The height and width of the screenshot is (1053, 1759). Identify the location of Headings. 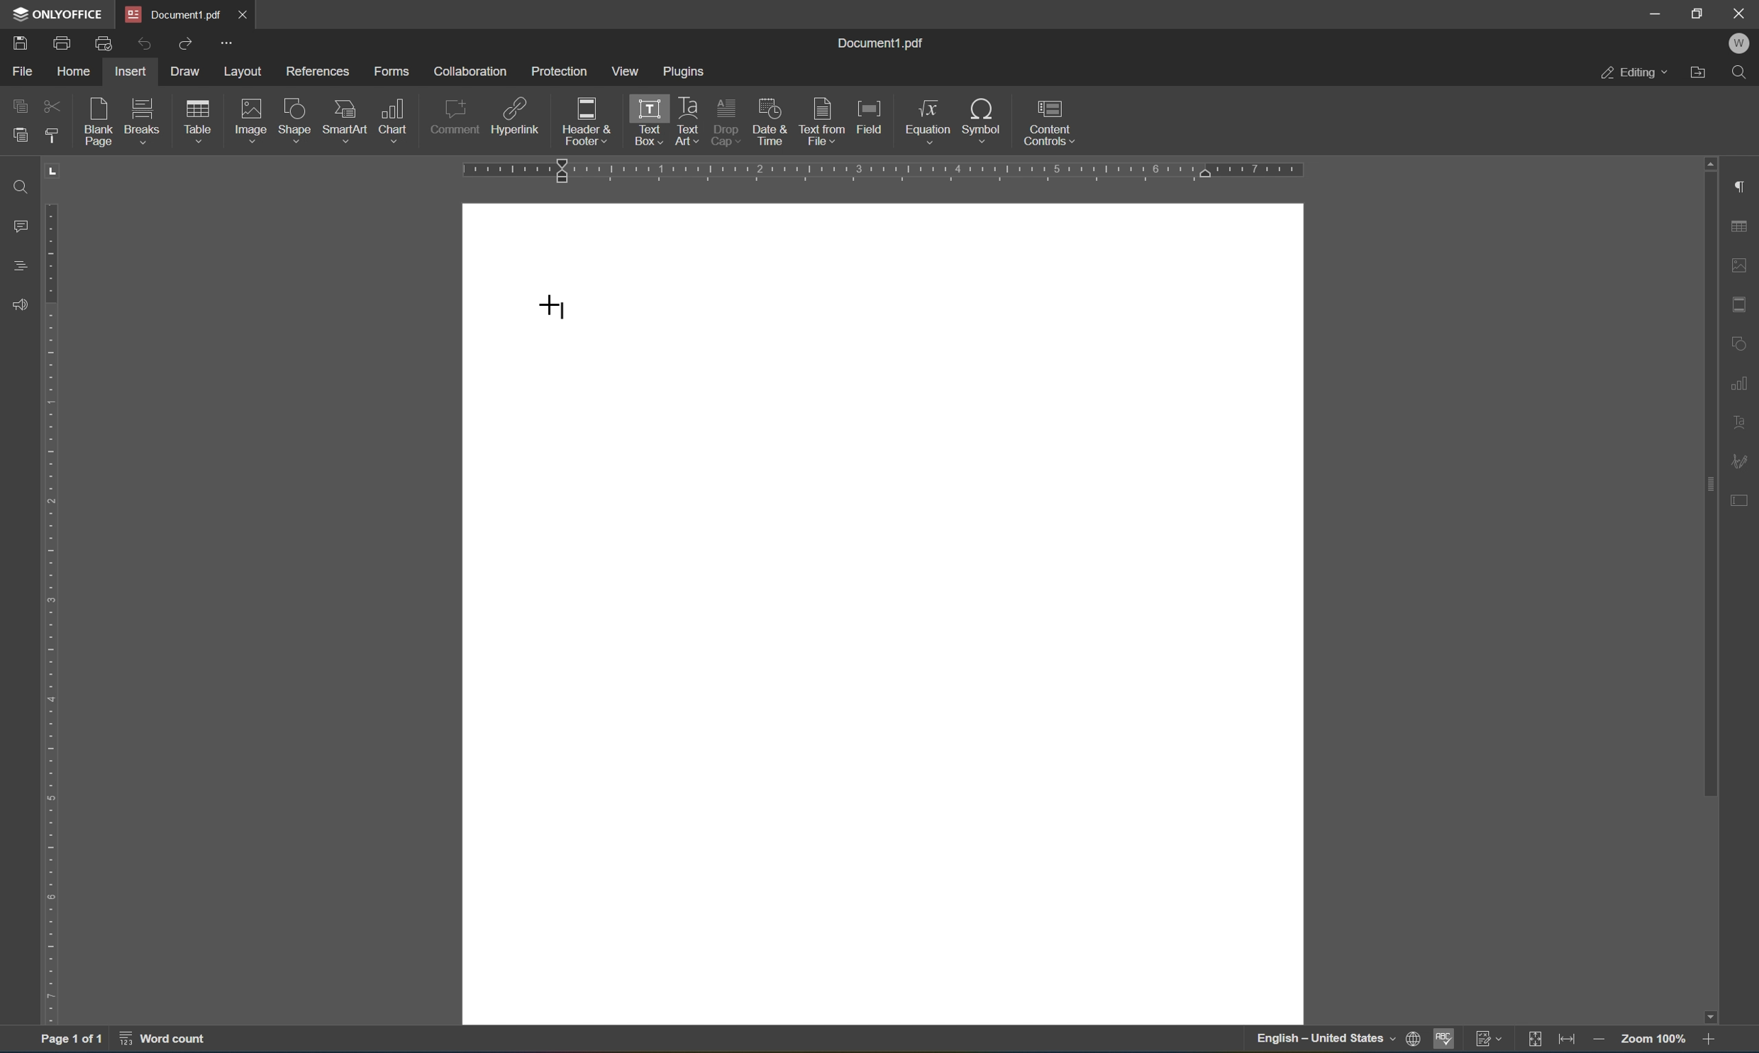
(21, 265).